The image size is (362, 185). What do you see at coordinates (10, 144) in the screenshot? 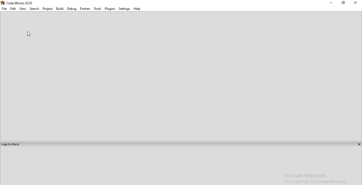
I see `Logs and others` at bounding box center [10, 144].